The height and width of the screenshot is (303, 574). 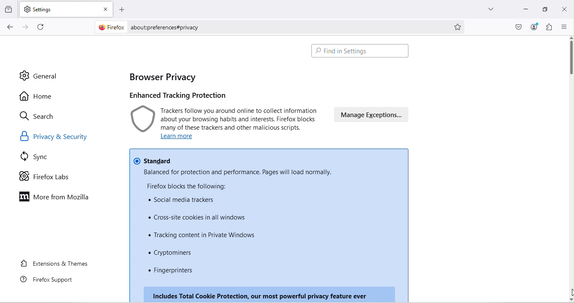 I want to click on More from Mozilla, so click(x=55, y=197).